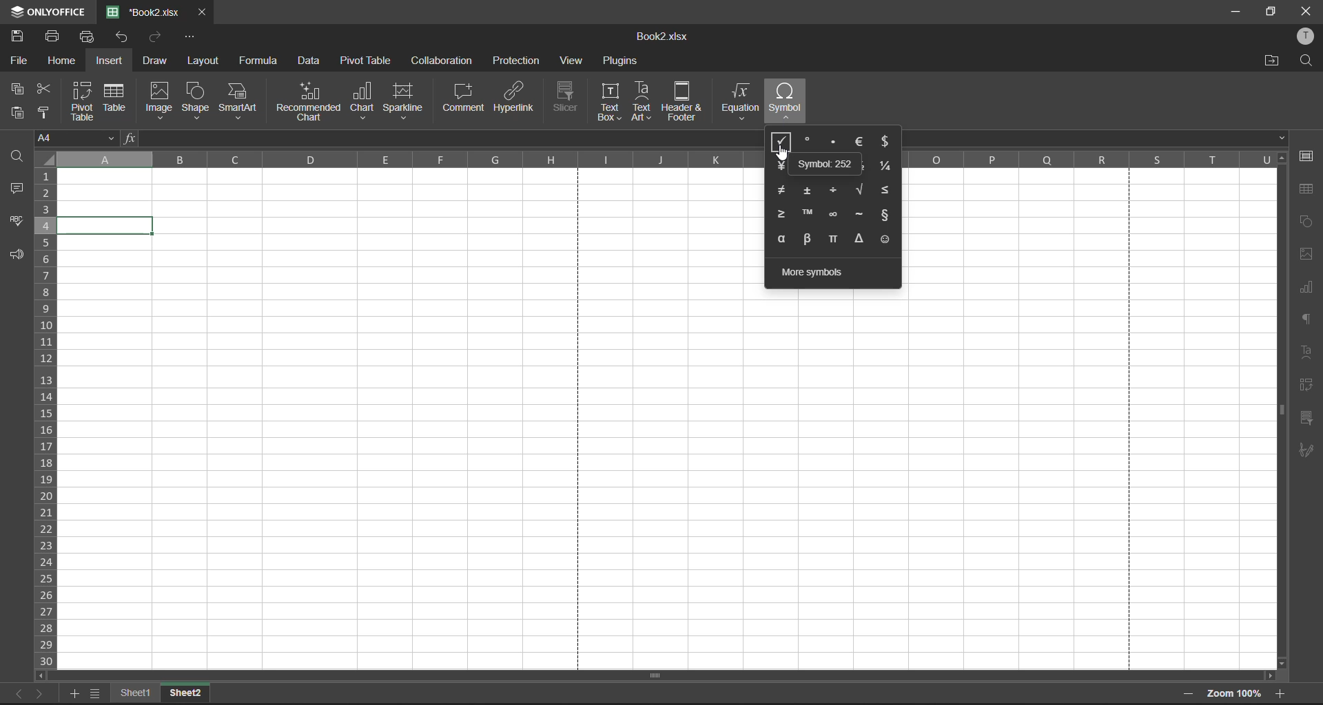  What do you see at coordinates (362, 101) in the screenshot?
I see `chat` at bounding box center [362, 101].